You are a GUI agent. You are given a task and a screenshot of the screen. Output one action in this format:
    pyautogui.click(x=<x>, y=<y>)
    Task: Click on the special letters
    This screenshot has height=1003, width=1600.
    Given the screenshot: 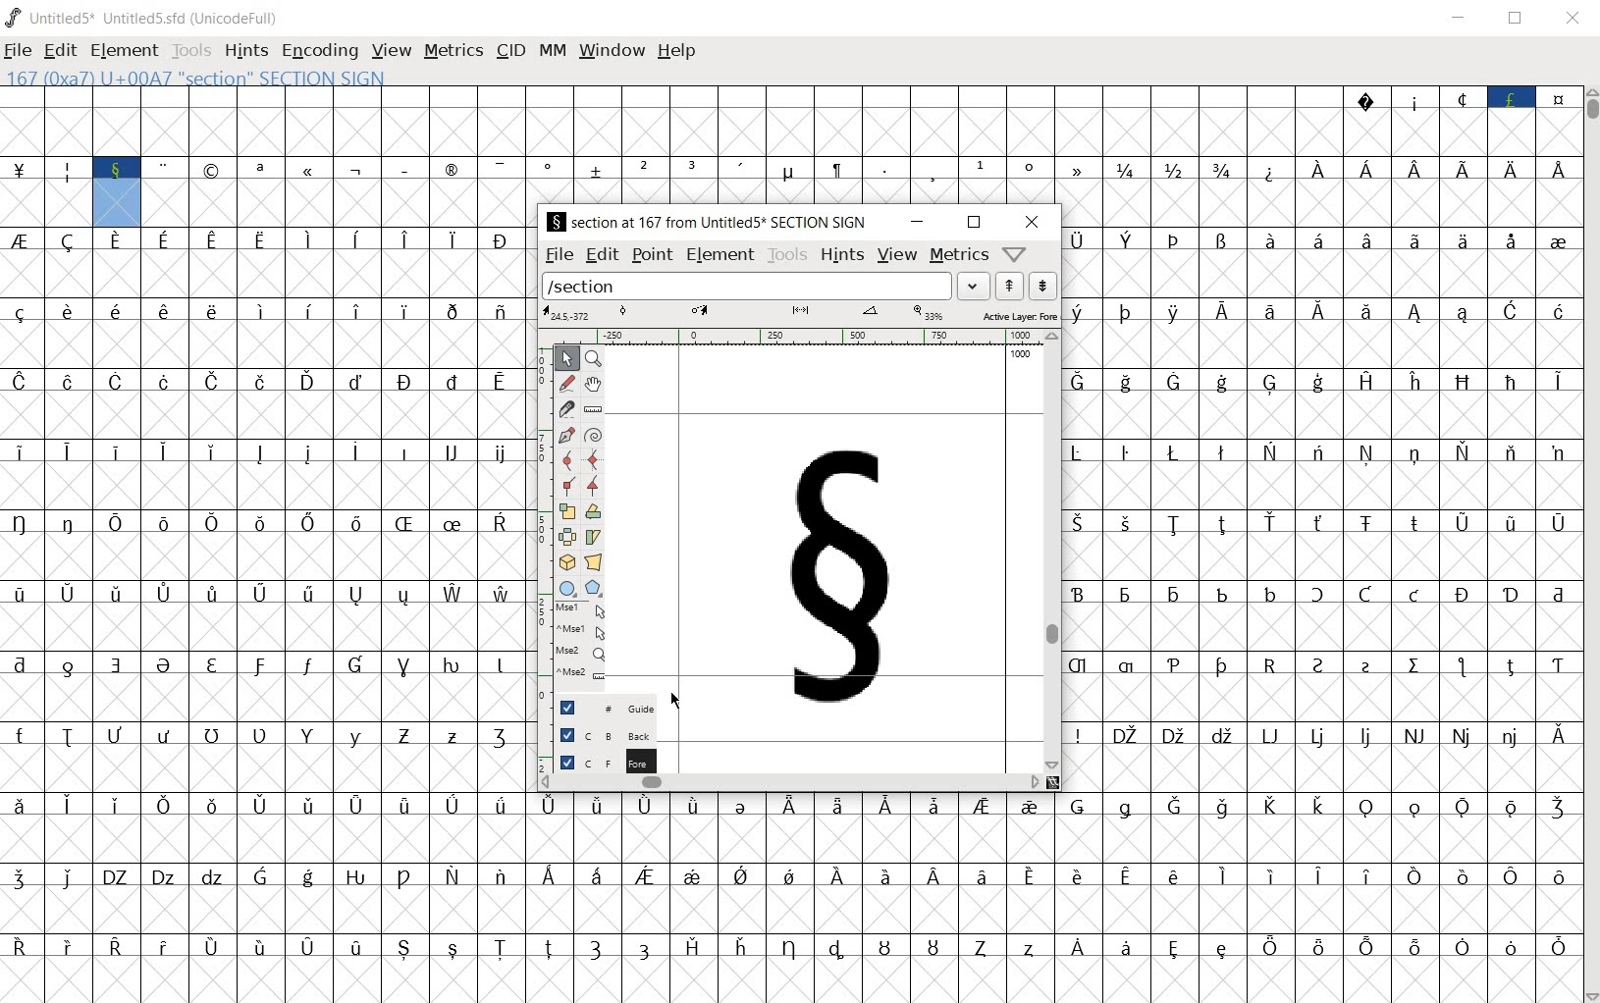 What is the action you would take?
    pyautogui.click(x=1320, y=663)
    